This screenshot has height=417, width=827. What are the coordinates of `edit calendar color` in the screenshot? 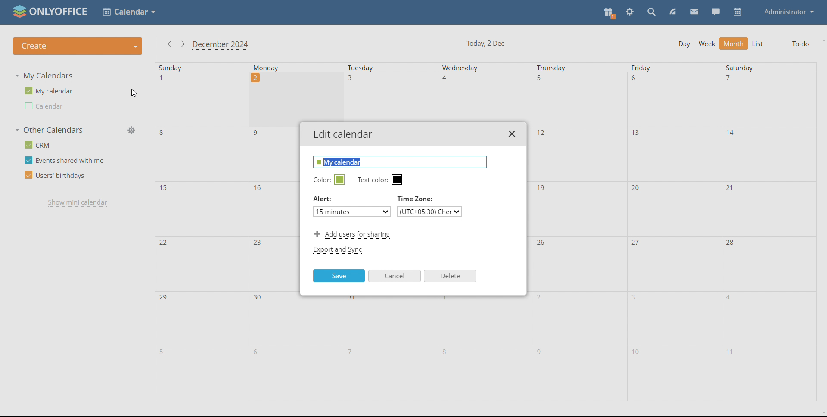 It's located at (329, 180).